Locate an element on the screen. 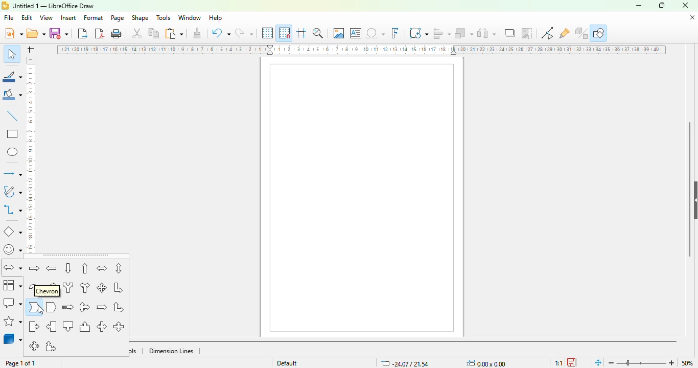  width and height of the object is located at coordinates (488, 363).